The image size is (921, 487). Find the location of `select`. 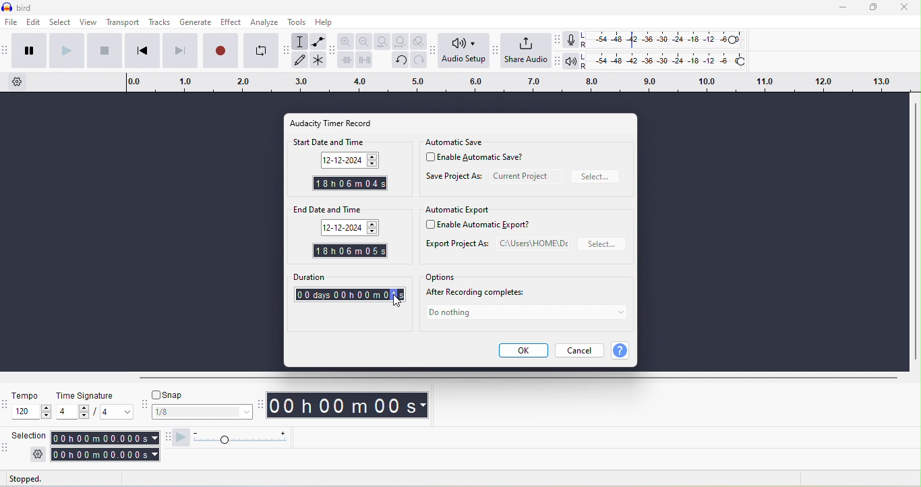

select is located at coordinates (597, 177).